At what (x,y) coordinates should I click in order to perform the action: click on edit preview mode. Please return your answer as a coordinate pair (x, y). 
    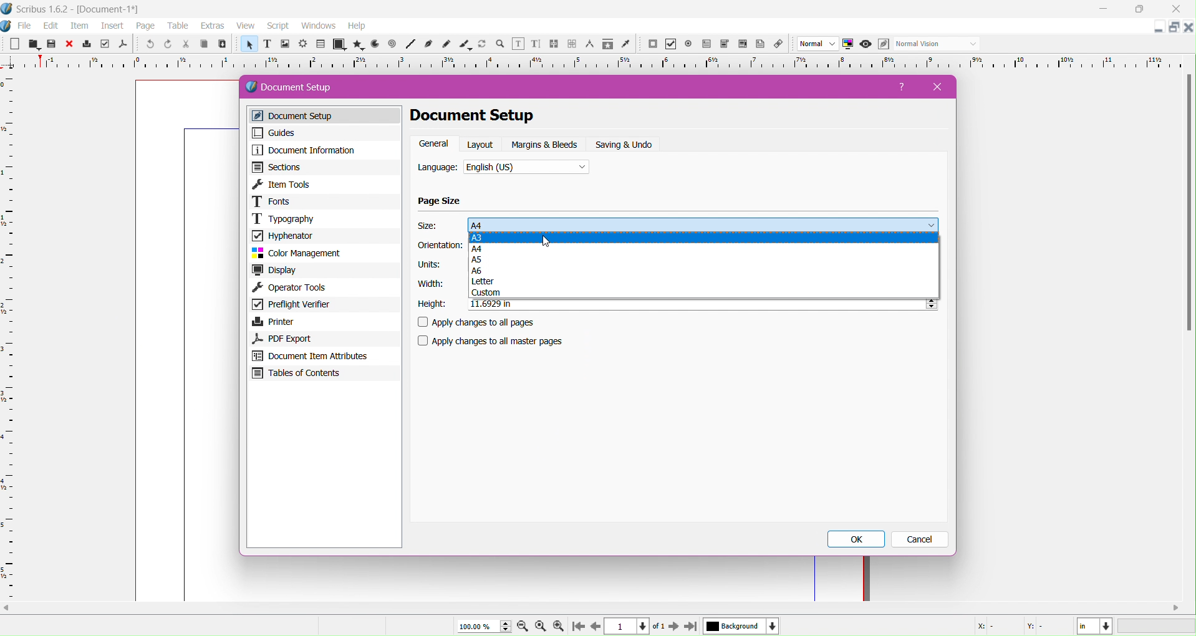
    Looking at the image, I should click on (883, 44).